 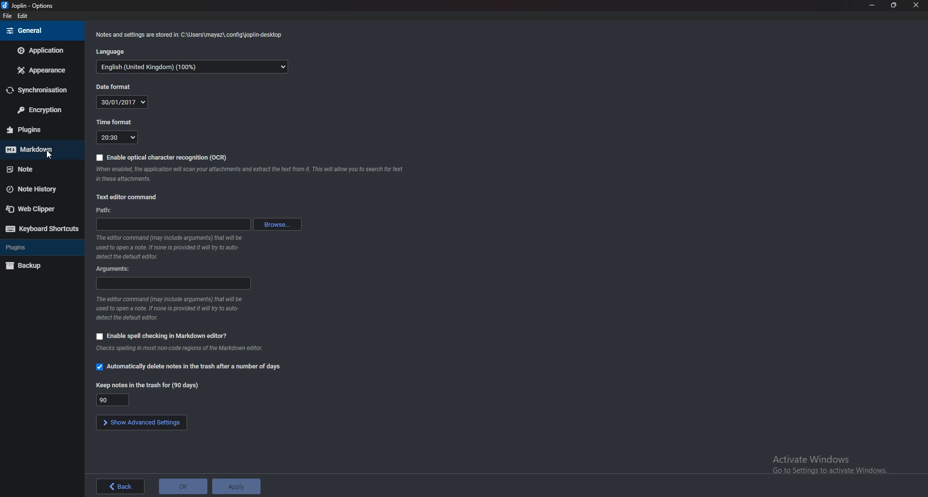 I want to click on info, so click(x=190, y=348).